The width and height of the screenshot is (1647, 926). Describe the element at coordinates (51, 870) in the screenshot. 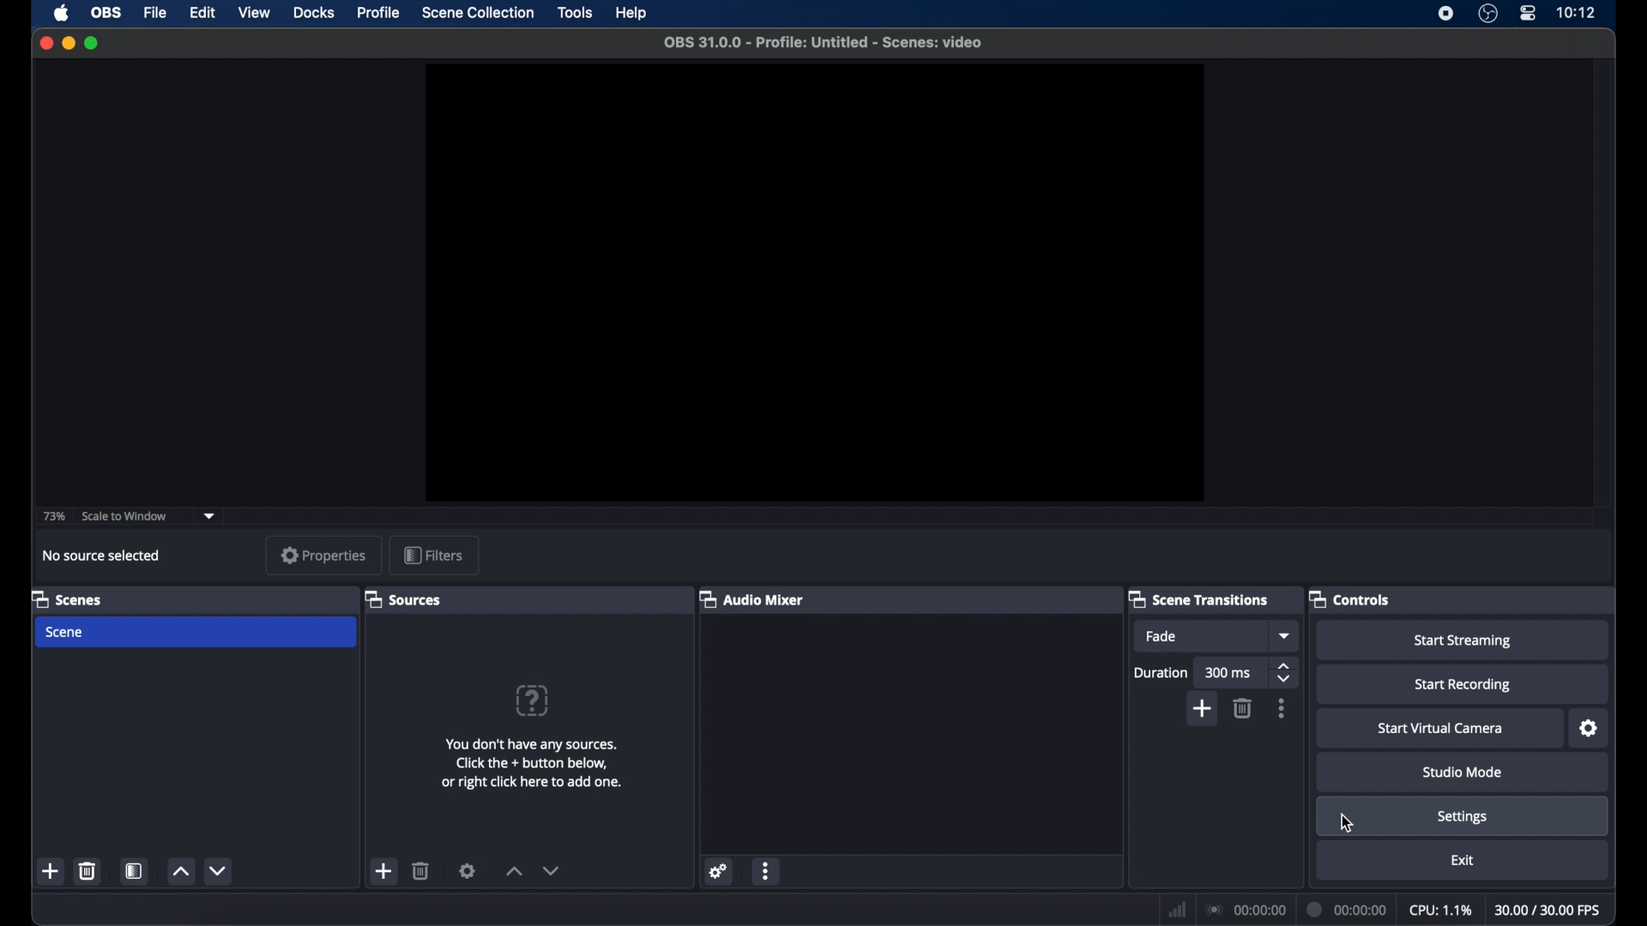

I see `add` at that location.